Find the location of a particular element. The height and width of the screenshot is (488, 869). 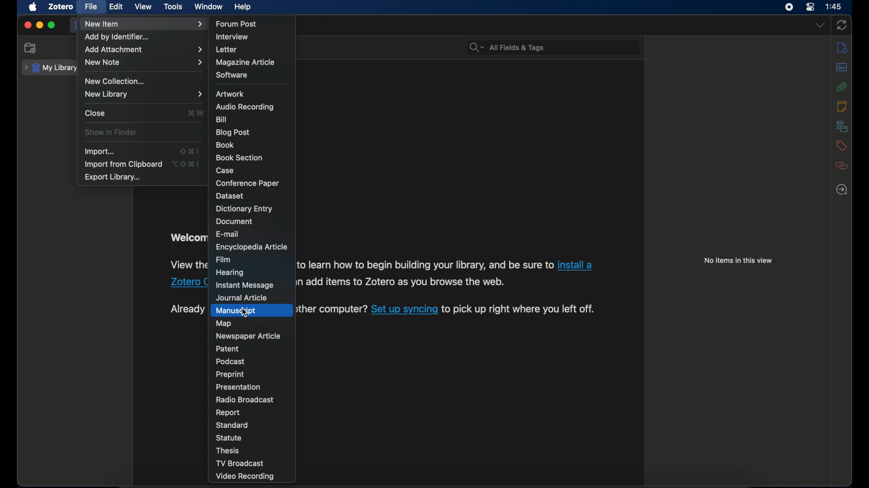

command + W is located at coordinates (195, 113).